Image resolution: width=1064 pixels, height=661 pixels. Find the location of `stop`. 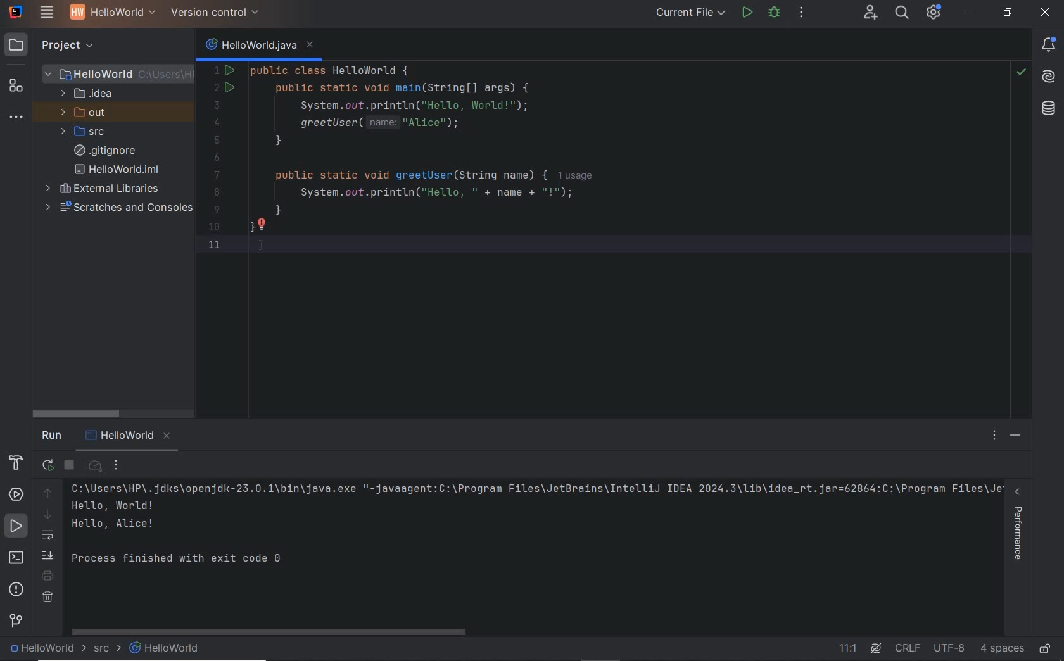

stop is located at coordinates (71, 467).